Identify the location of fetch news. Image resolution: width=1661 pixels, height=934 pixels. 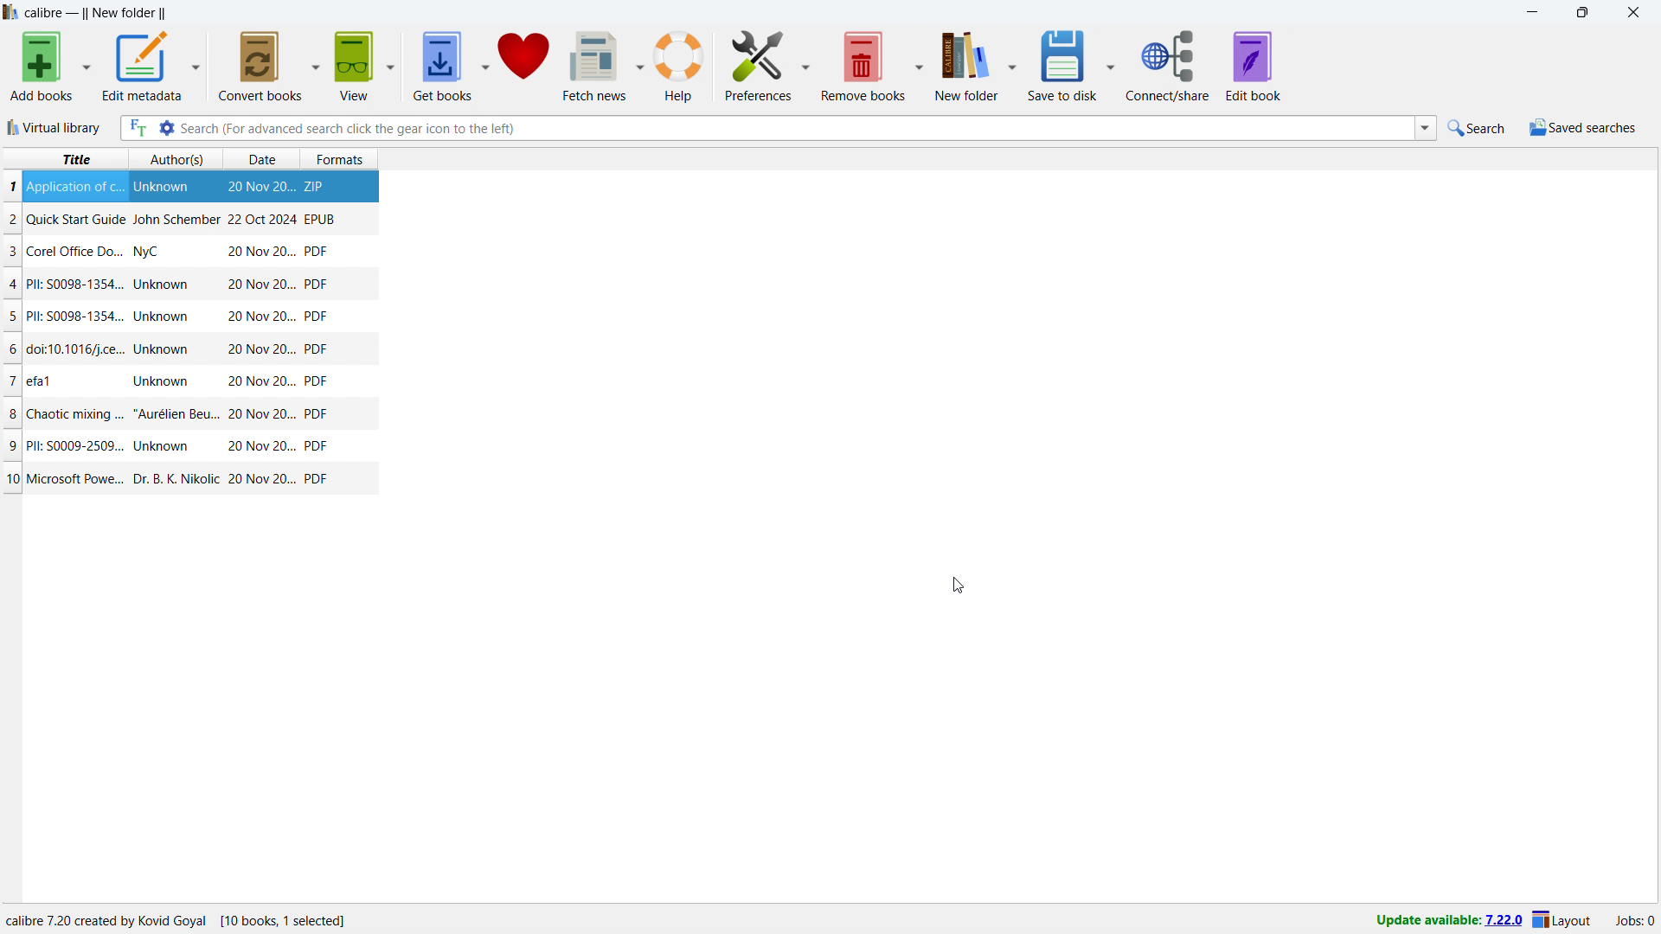
(597, 65).